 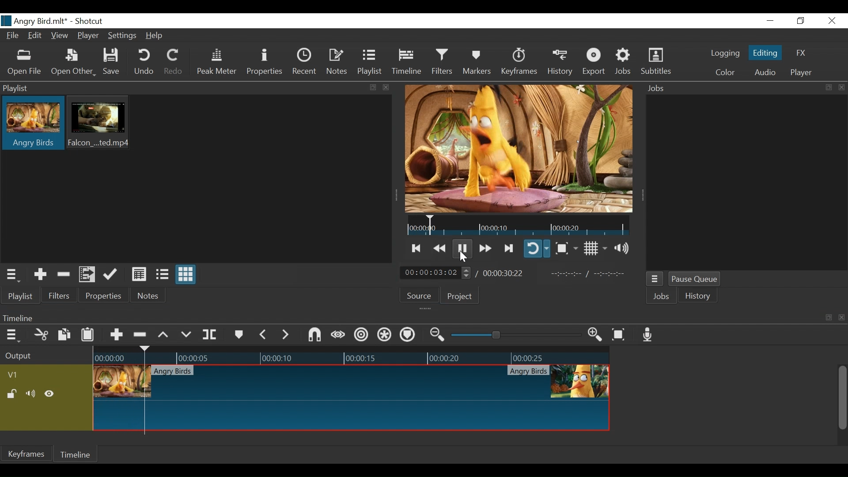 What do you see at coordinates (485, 247) in the screenshot?
I see `Play quickly forward` at bounding box center [485, 247].